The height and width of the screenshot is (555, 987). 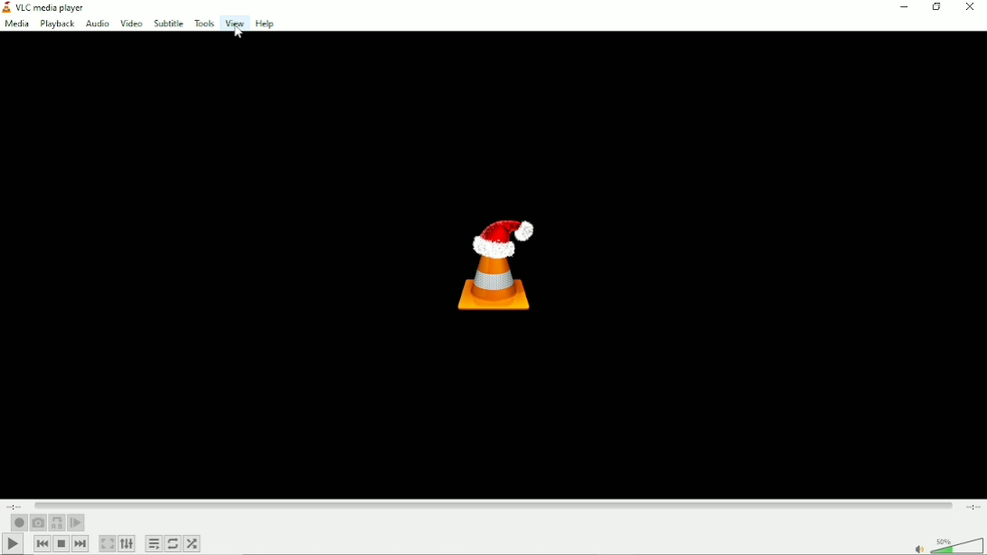 I want to click on Audio, so click(x=97, y=24).